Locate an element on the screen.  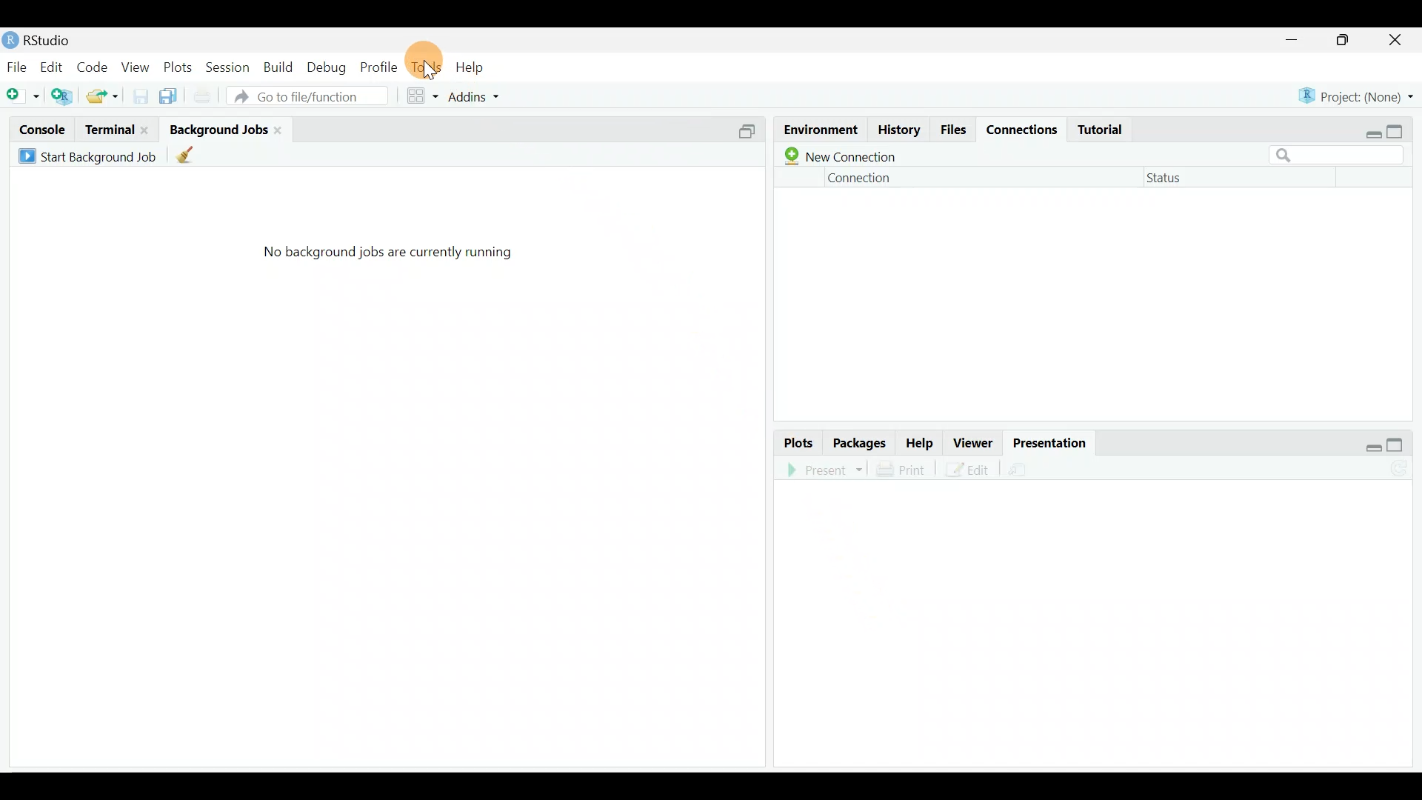
Packages is located at coordinates (861, 443).